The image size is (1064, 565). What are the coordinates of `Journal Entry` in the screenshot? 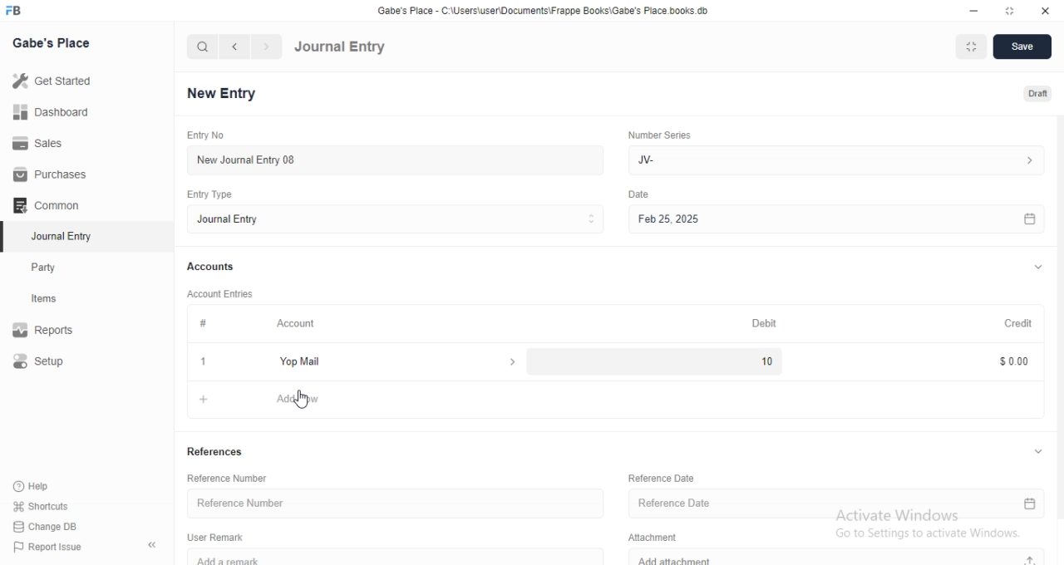 It's located at (59, 236).